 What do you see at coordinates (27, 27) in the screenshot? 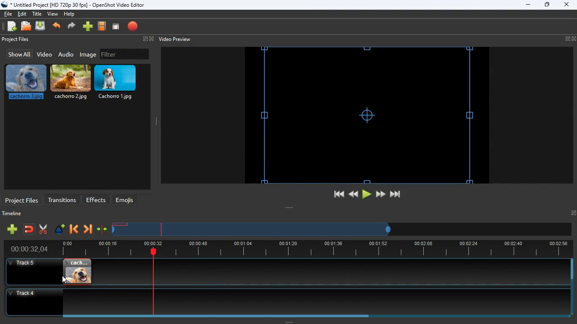
I see `files` at bounding box center [27, 27].